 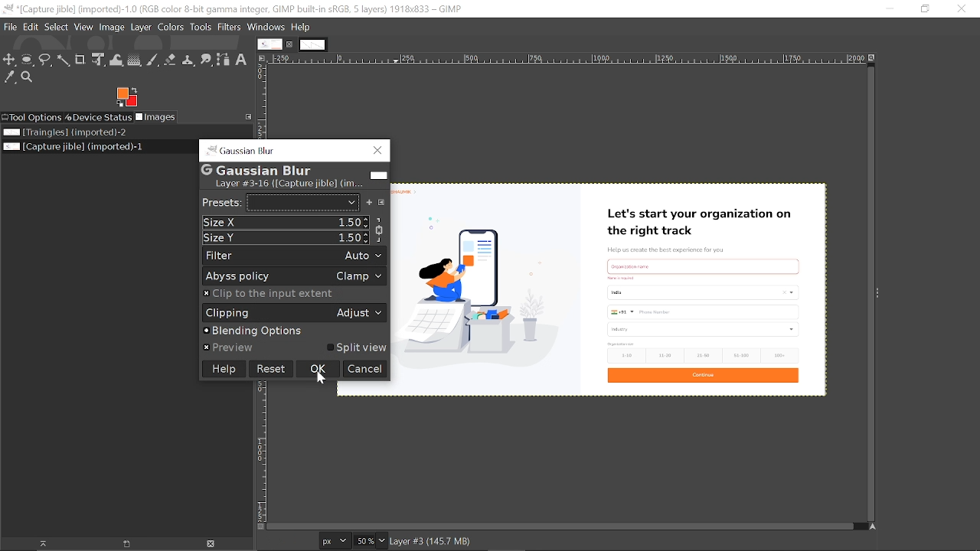 What do you see at coordinates (552, 59) in the screenshot?
I see `Horizontal label` at bounding box center [552, 59].